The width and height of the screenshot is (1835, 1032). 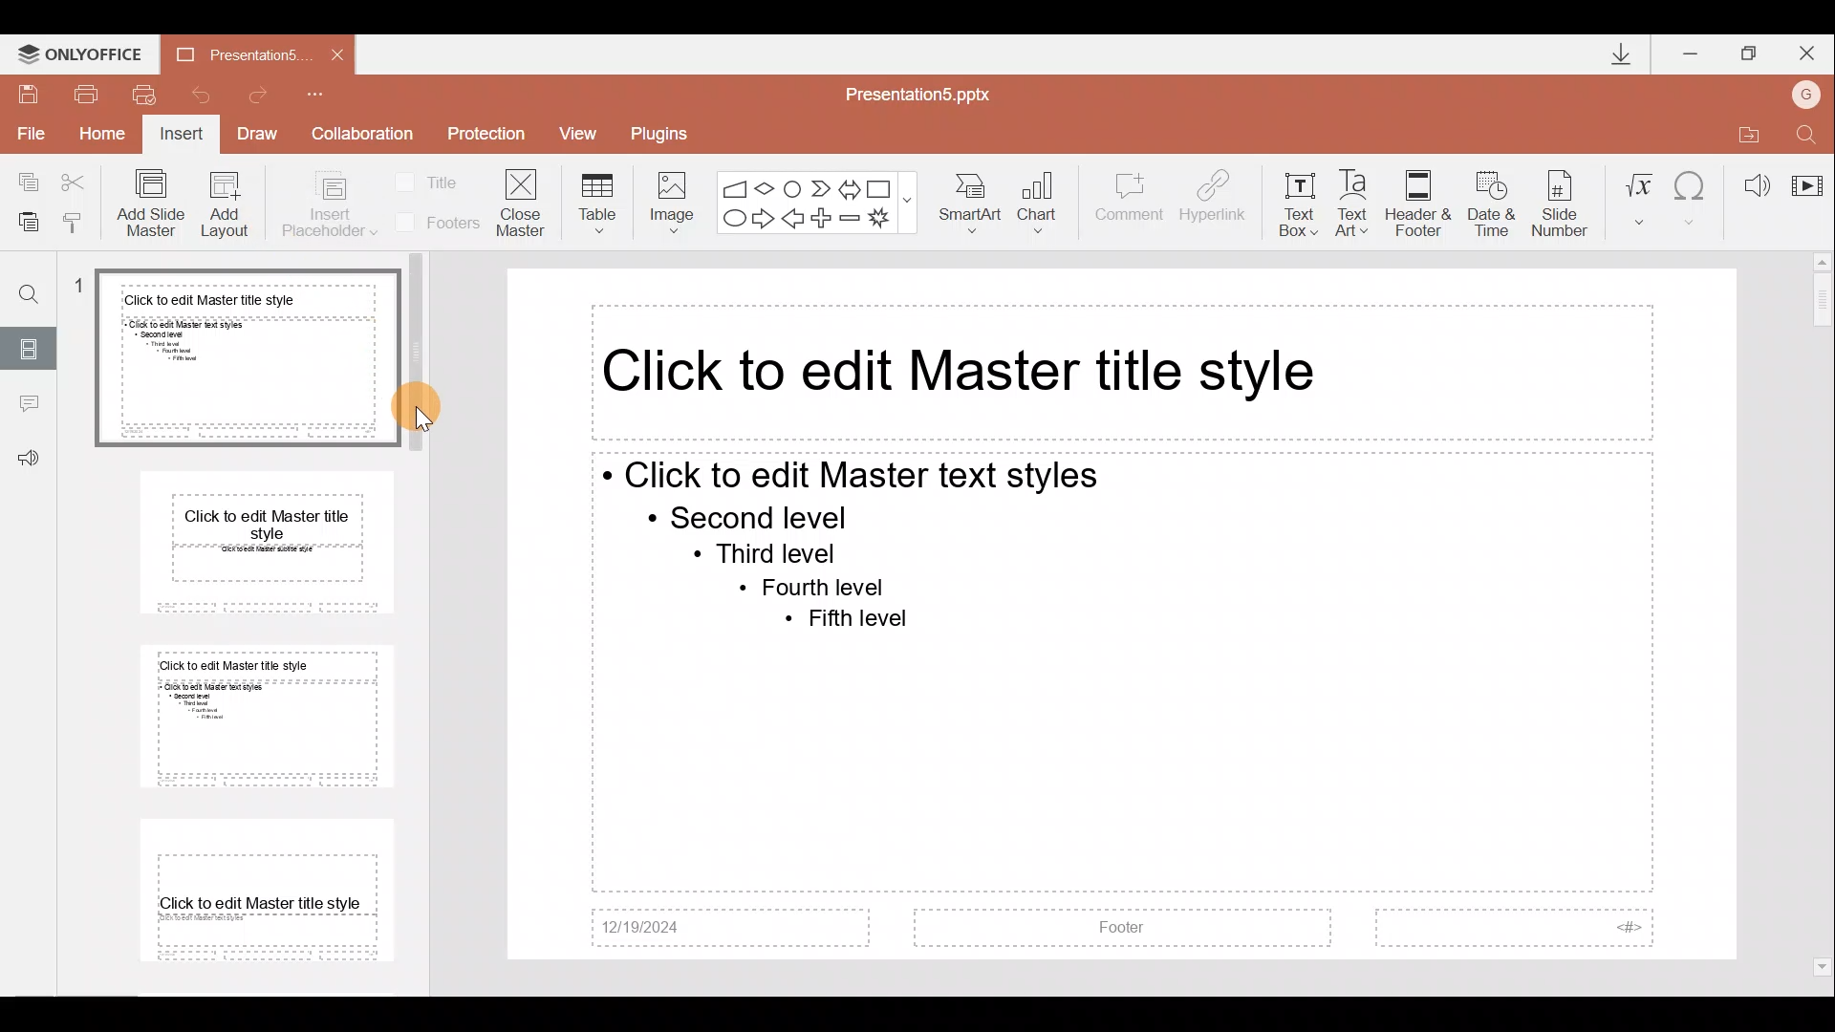 I want to click on Slide 2, so click(x=250, y=550).